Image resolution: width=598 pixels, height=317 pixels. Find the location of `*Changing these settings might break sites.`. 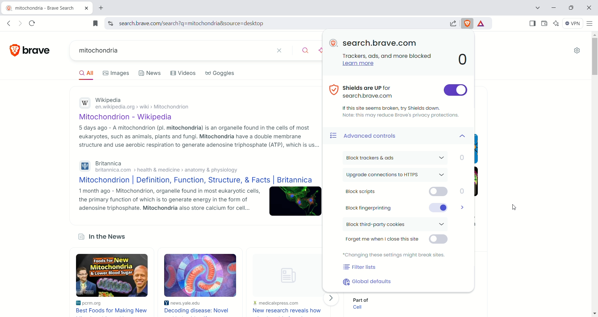

*Changing these settings might break sites. is located at coordinates (395, 255).